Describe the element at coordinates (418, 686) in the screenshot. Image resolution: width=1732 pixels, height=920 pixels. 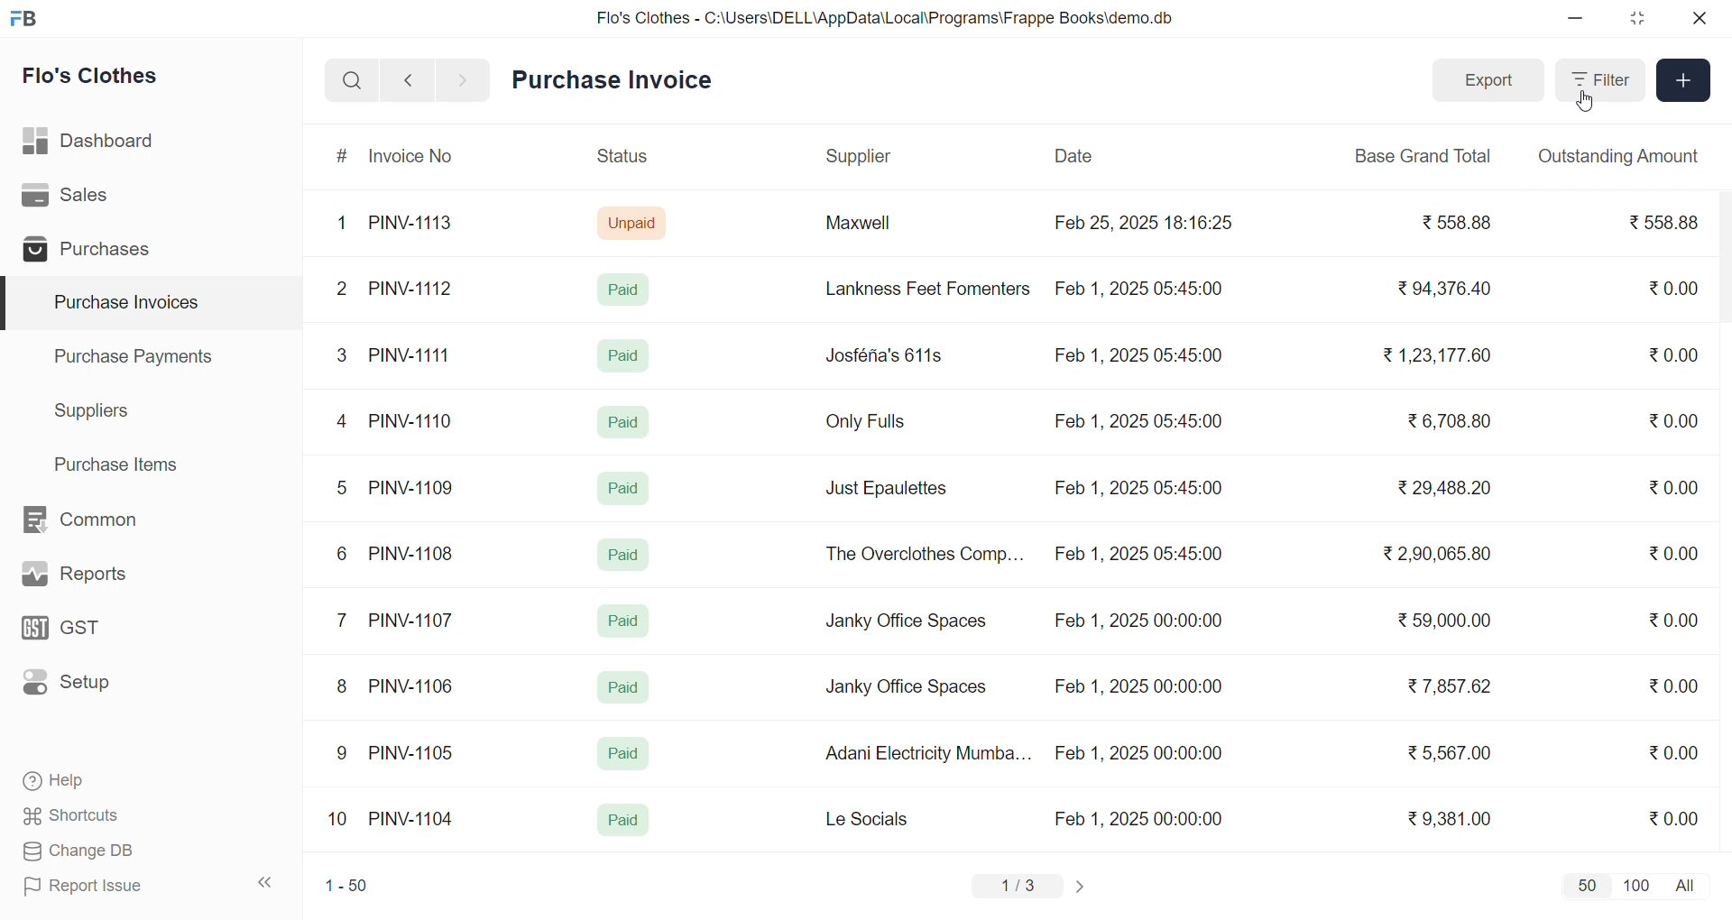
I see `PINV-1106` at that location.